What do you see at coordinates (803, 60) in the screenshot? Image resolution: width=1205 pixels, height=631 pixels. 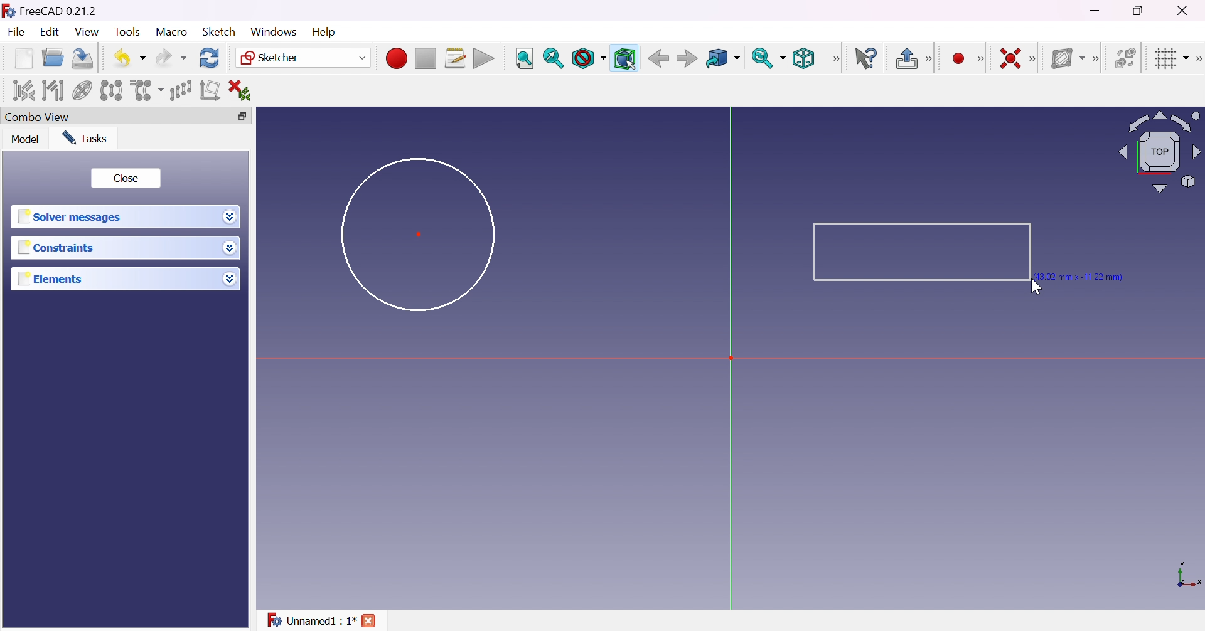 I see `Isometric` at bounding box center [803, 60].